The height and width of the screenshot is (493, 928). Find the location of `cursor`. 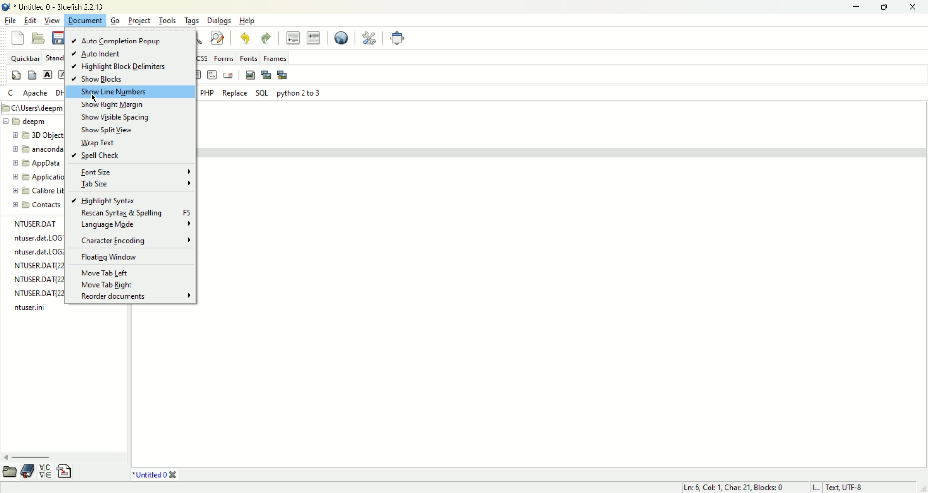

cursor is located at coordinates (95, 97).